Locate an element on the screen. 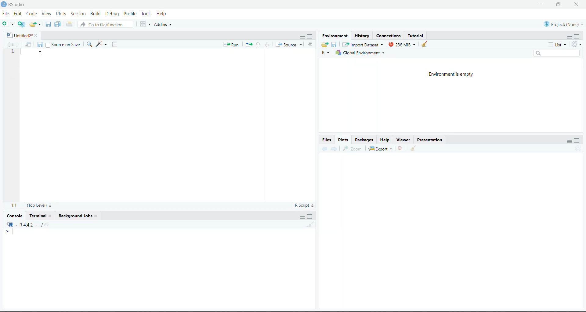  Export is located at coordinates (381, 149).